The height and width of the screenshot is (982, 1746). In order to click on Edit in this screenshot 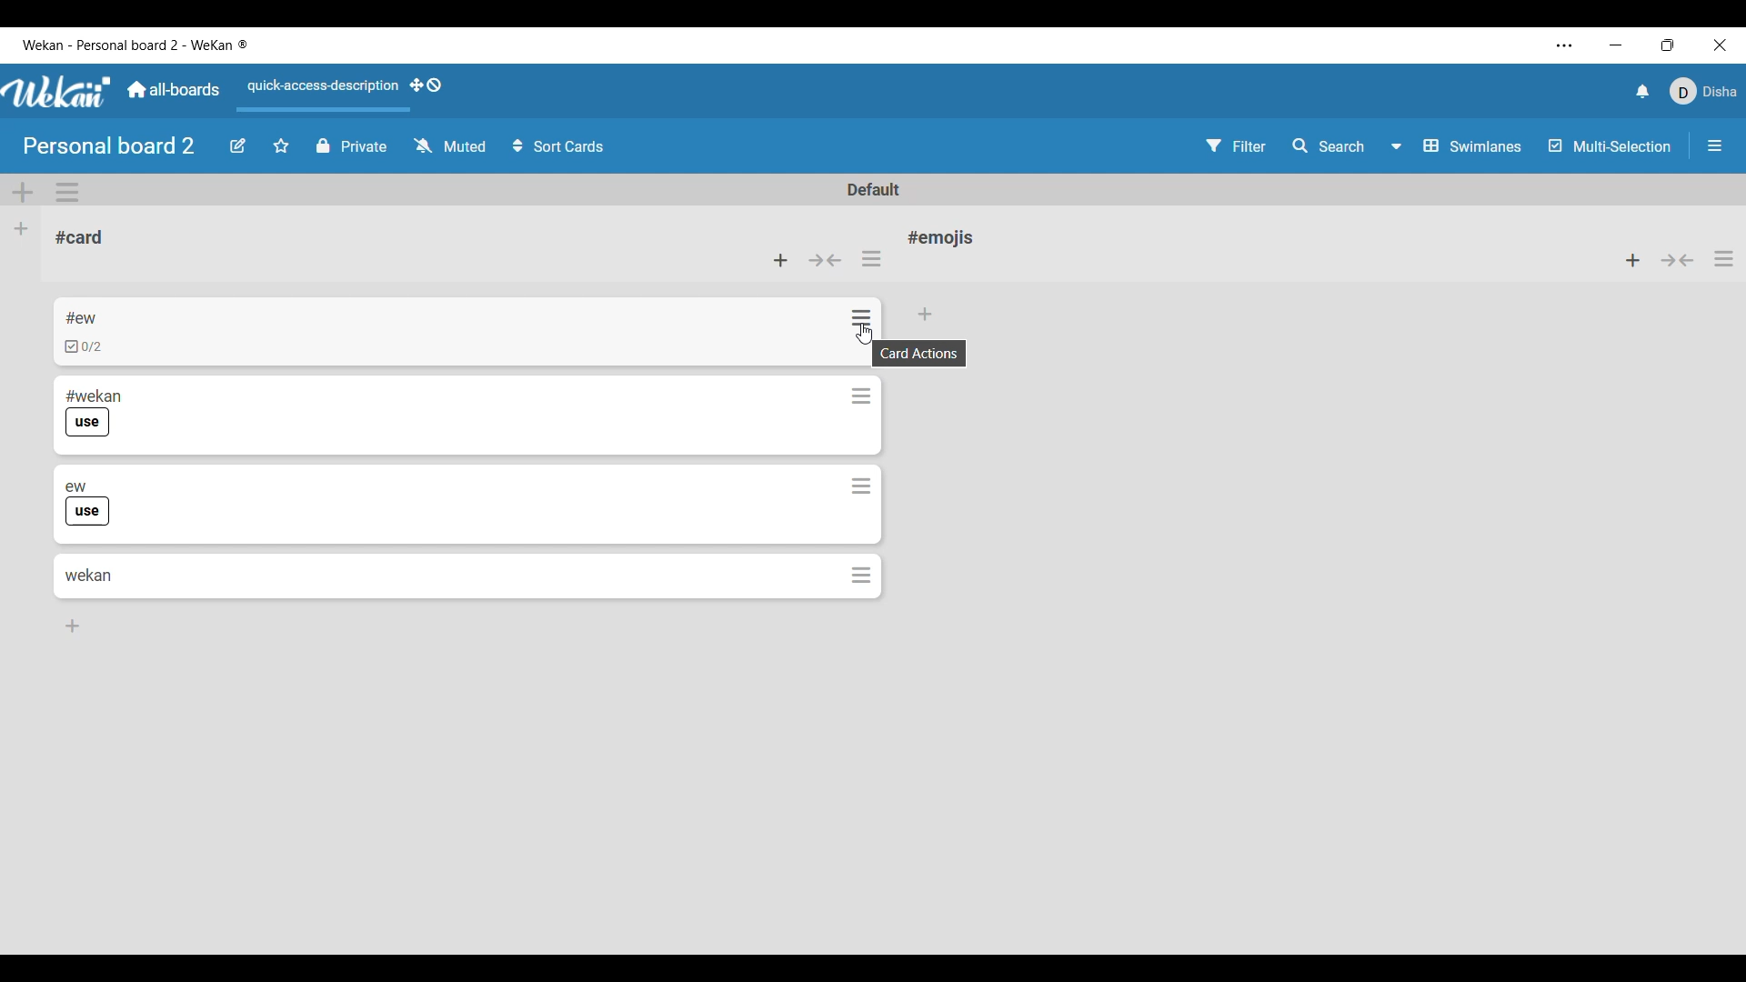, I will do `click(237, 146)`.